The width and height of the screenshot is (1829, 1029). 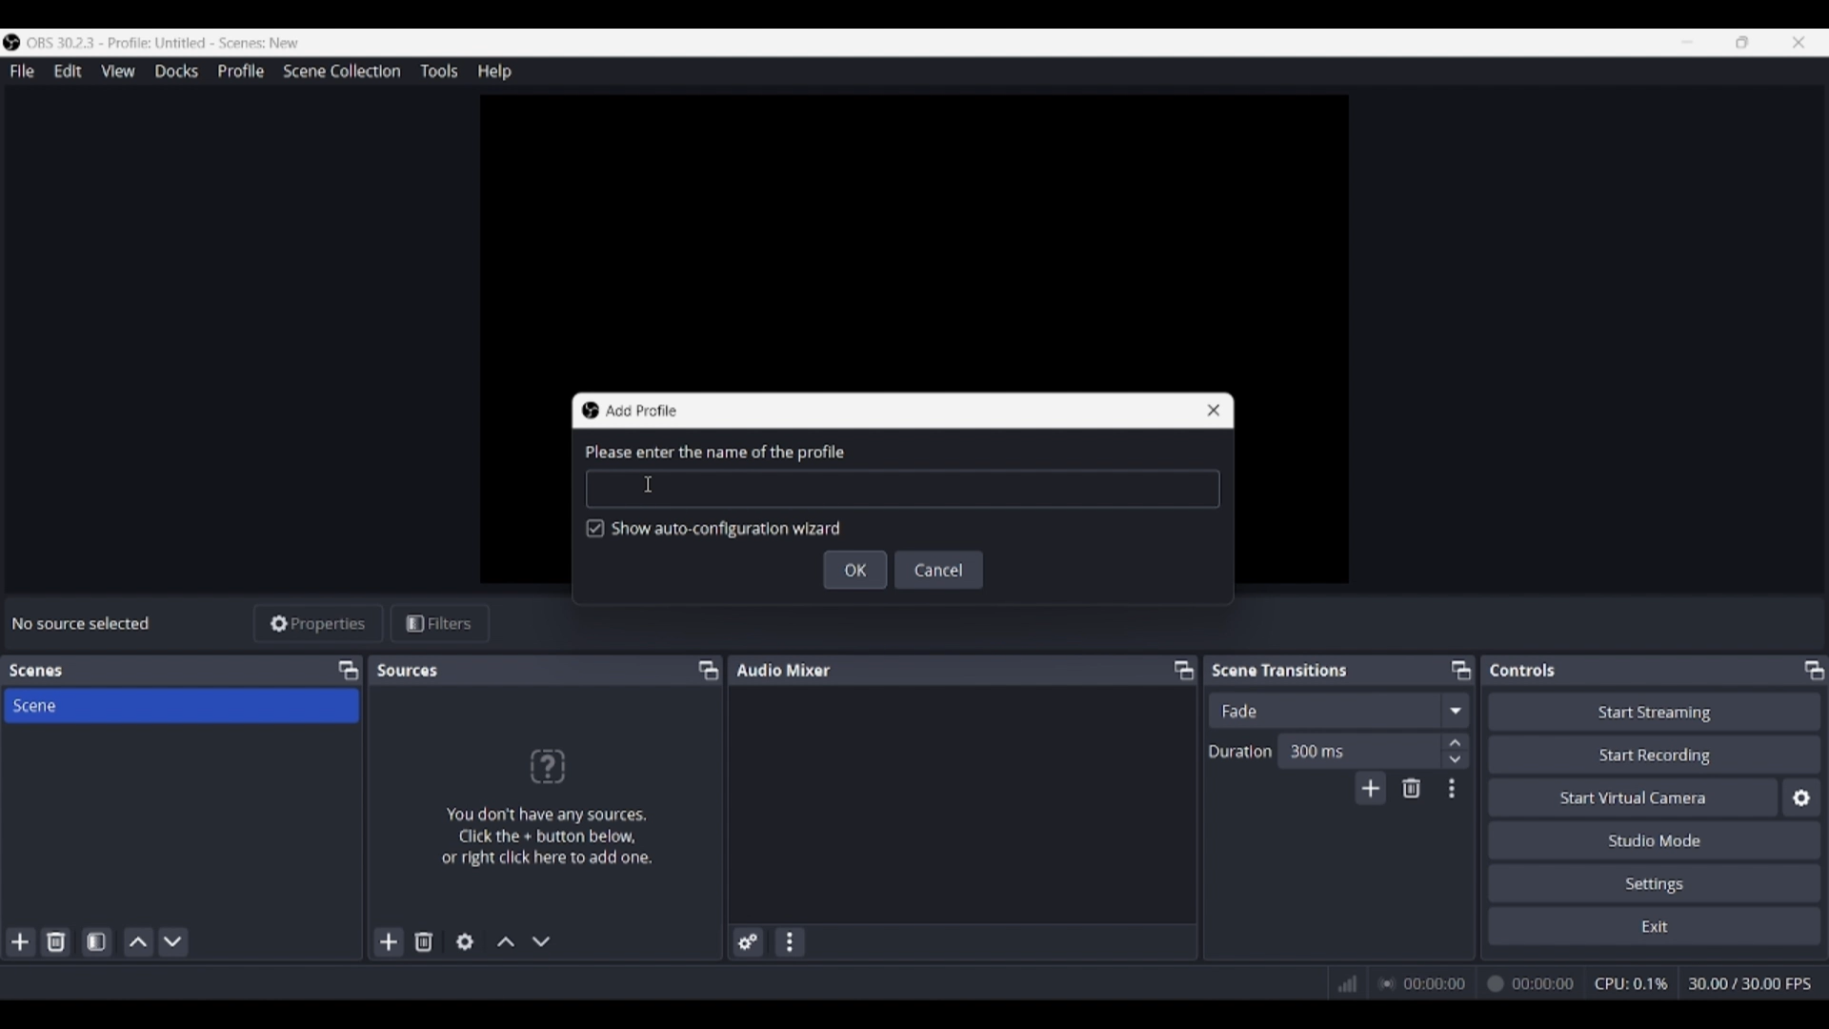 I want to click on Window title, so click(x=640, y=411).